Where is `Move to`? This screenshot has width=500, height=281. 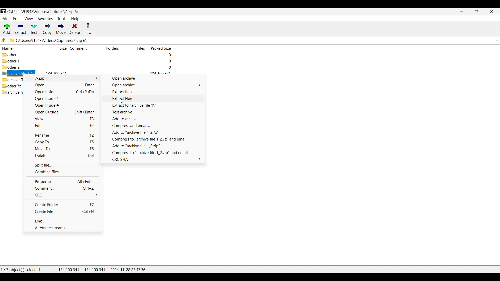 Move to is located at coordinates (62, 149).